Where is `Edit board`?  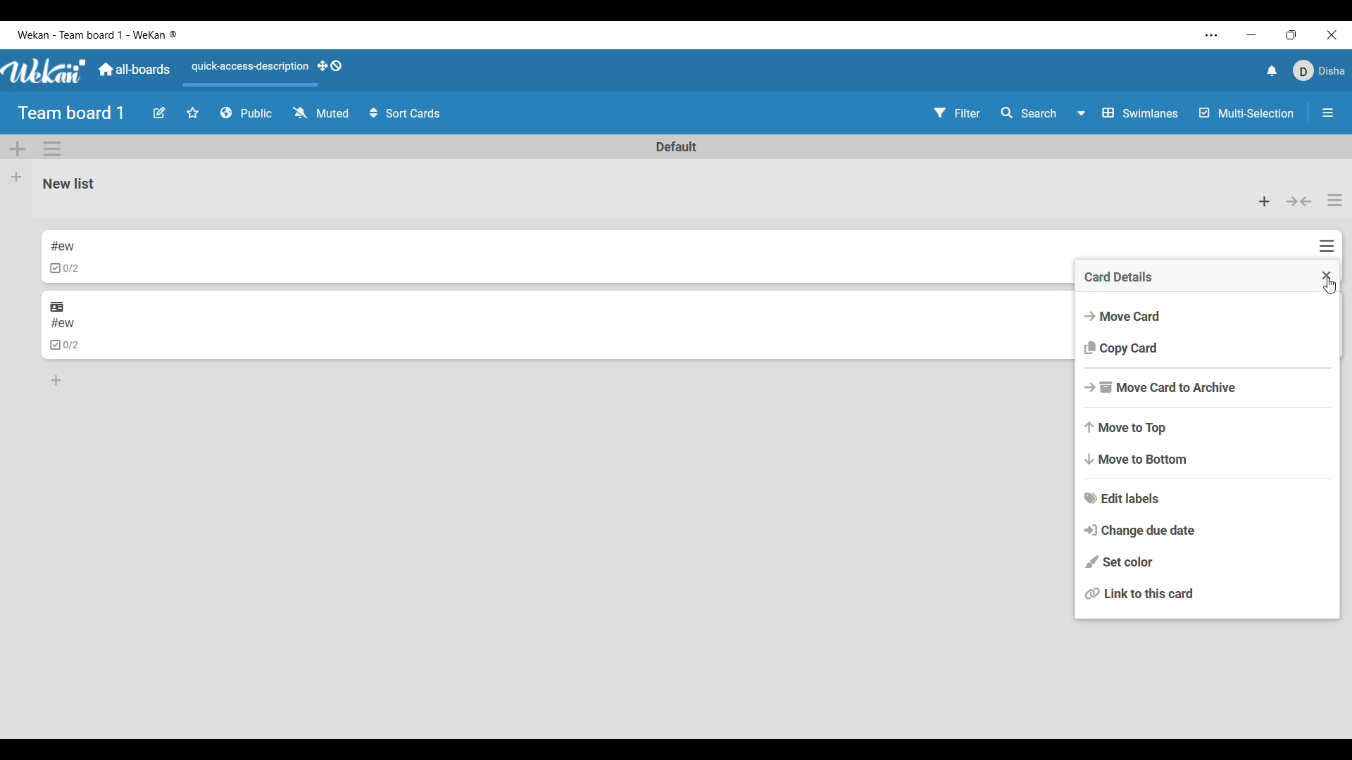 Edit board is located at coordinates (159, 113).